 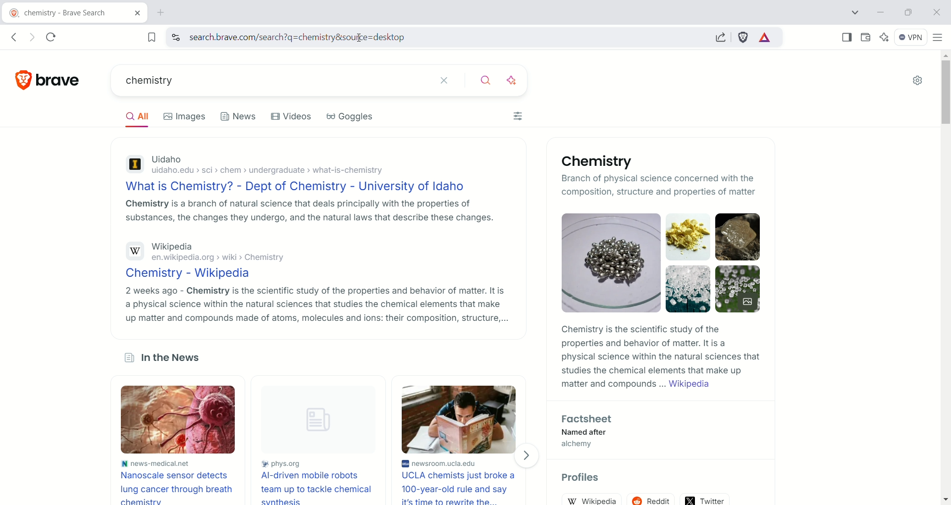 I want to click on Brave schields, so click(x=744, y=38).